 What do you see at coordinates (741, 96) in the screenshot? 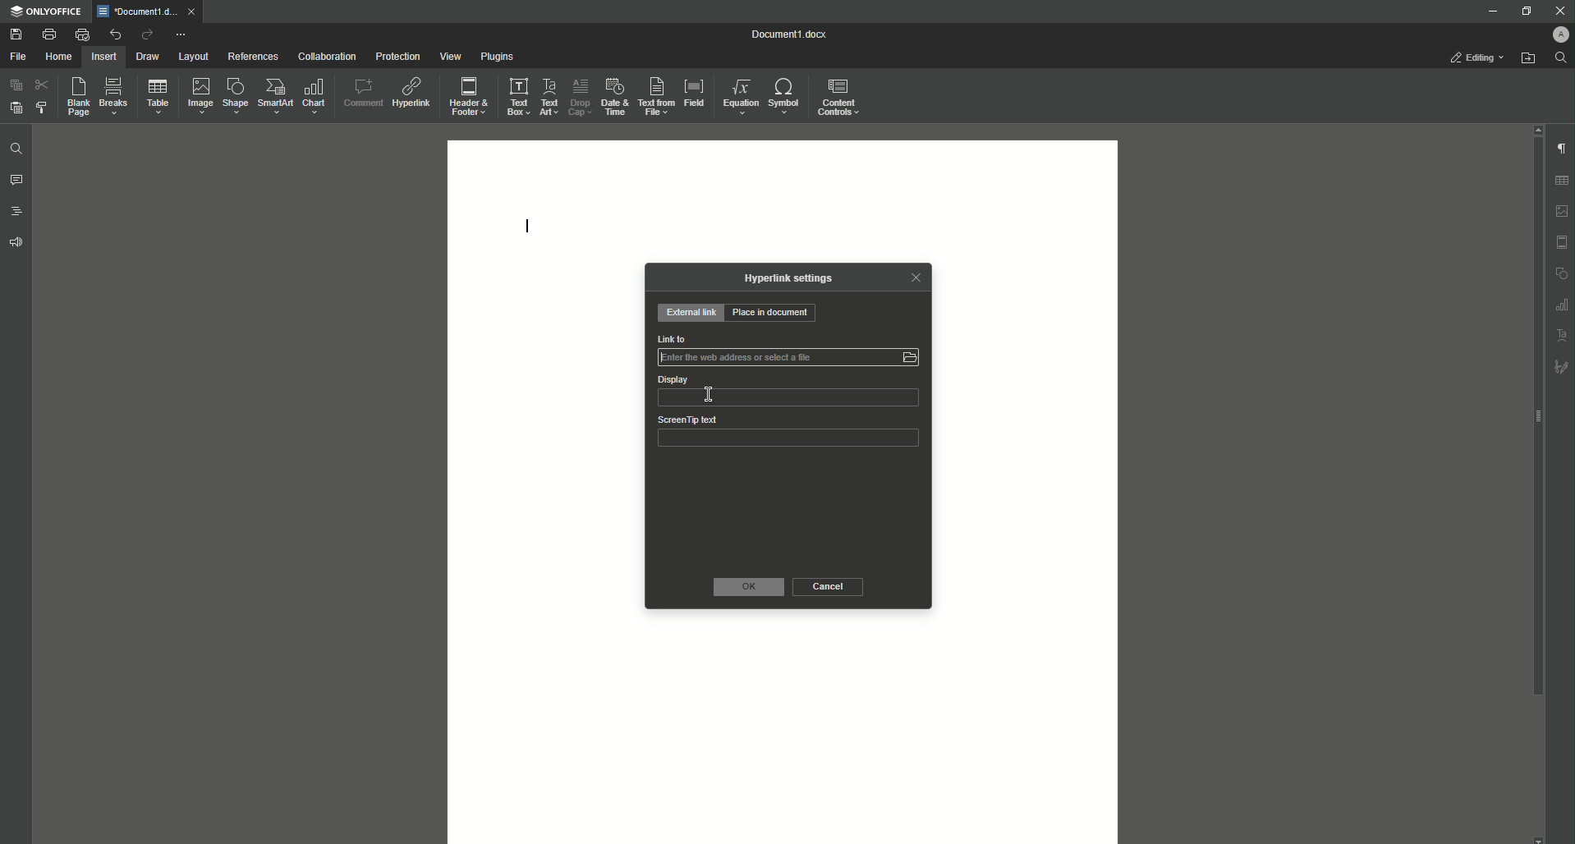
I see `Equation` at bounding box center [741, 96].